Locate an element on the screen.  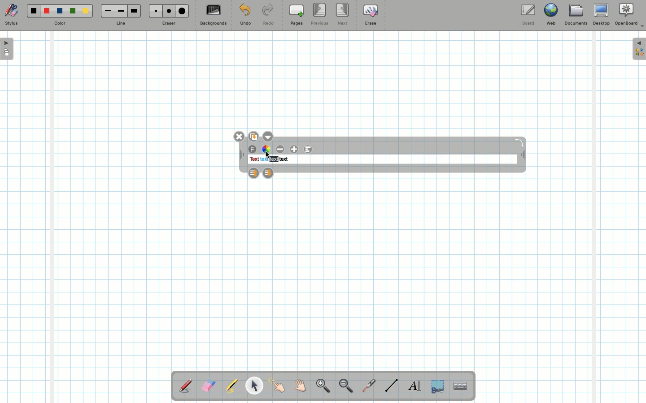
Documents is located at coordinates (576, 16).